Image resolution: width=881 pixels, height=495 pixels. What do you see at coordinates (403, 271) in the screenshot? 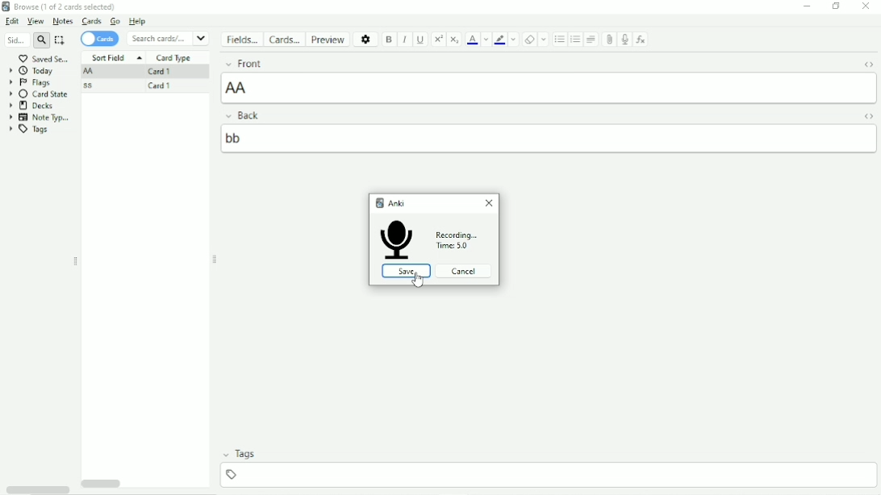
I see `Save` at bounding box center [403, 271].